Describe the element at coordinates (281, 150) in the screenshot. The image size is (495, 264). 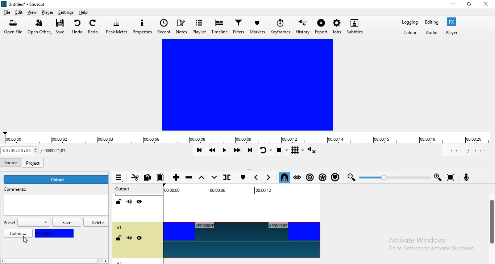
I see `Toggle zoom` at that location.